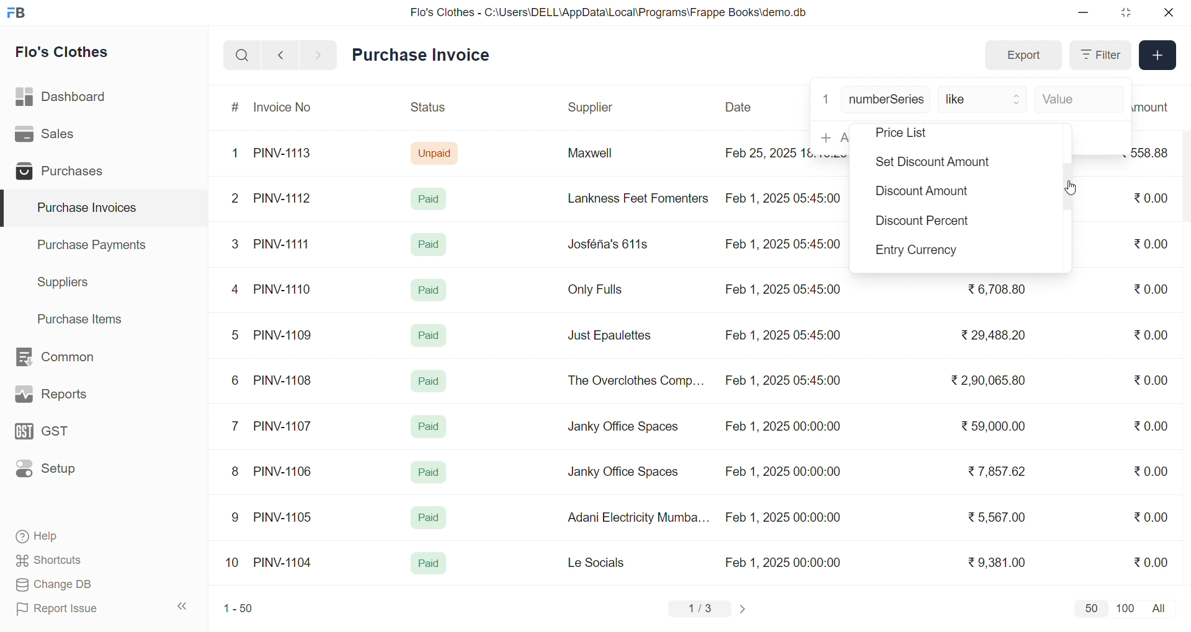 This screenshot has width=1191, height=632. What do you see at coordinates (236, 517) in the screenshot?
I see `9` at bounding box center [236, 517].